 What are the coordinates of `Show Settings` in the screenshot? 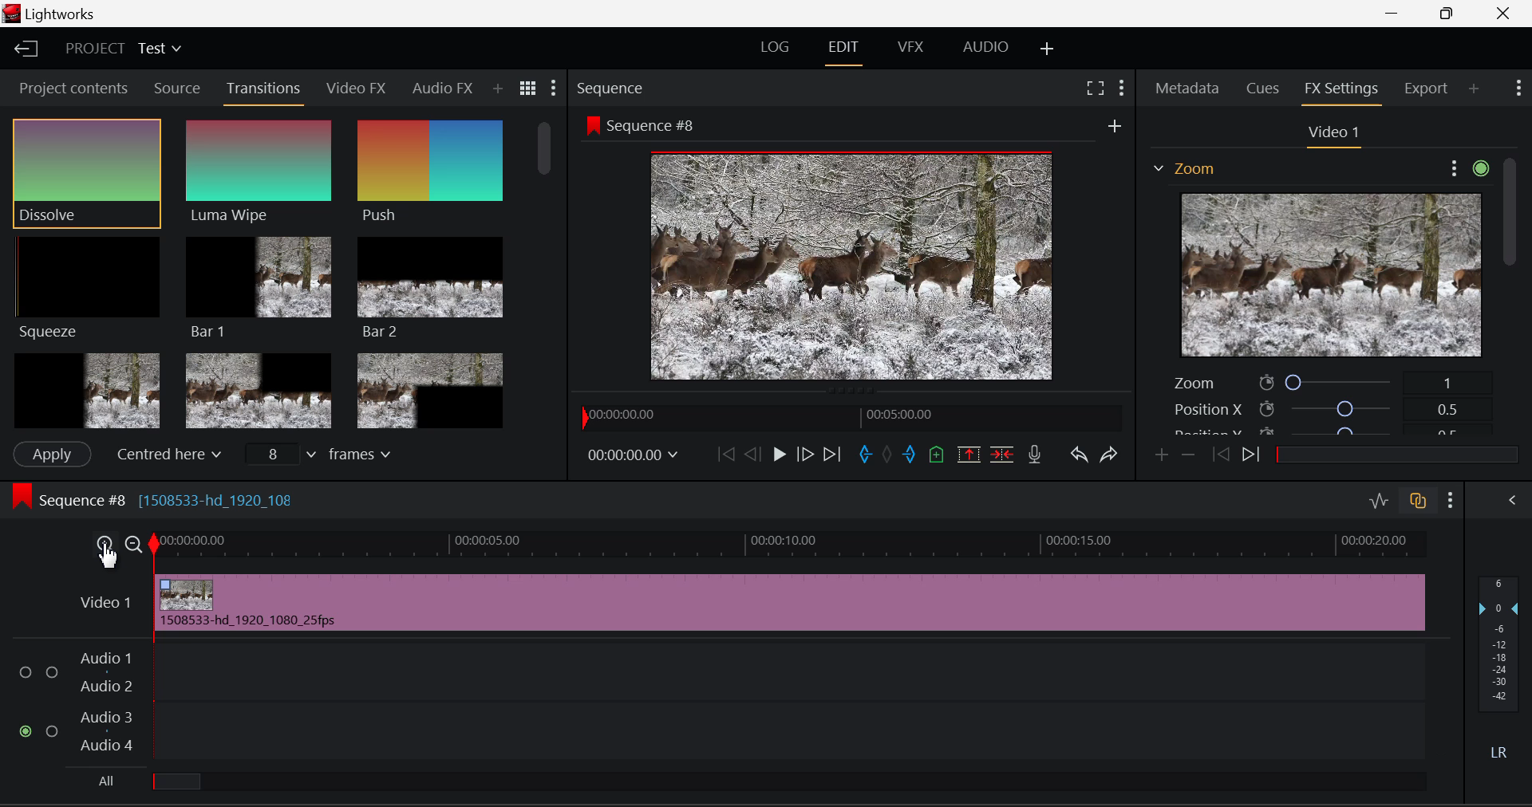 It's located at (551, 89).